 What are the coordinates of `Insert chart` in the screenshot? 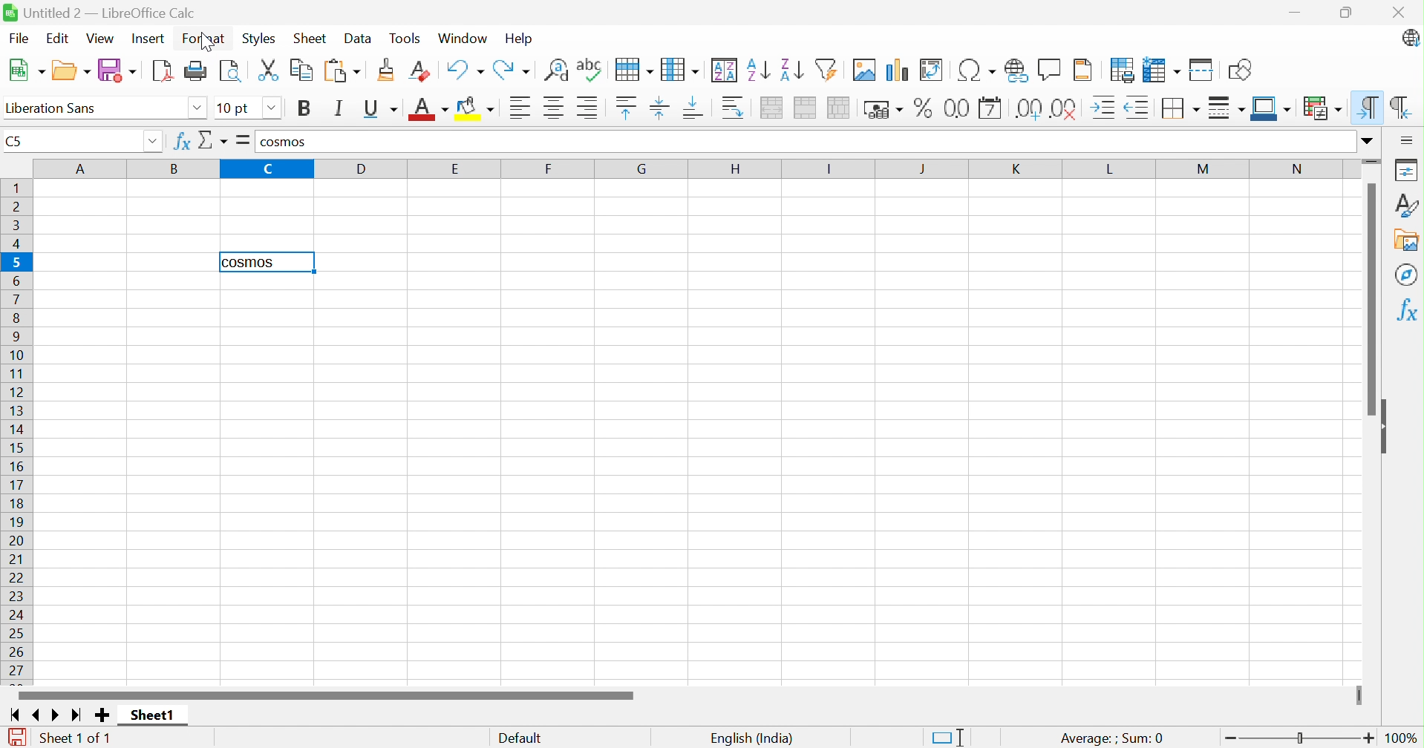 It's located at (898, 70).